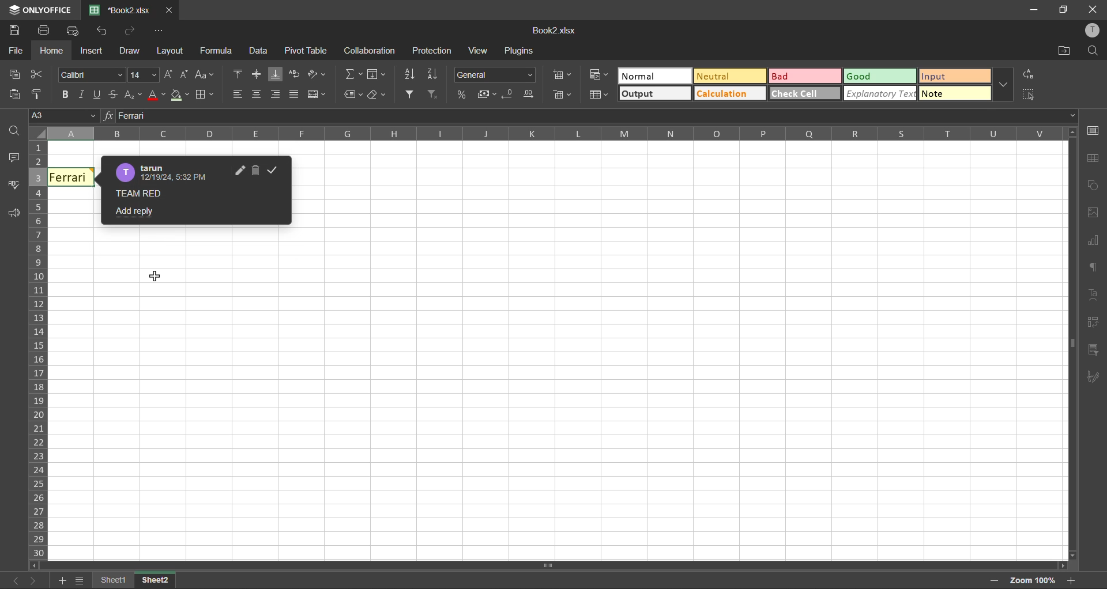  Describe the element at coordinates (1093, 295) in the screenshot. I see `text` at that location.